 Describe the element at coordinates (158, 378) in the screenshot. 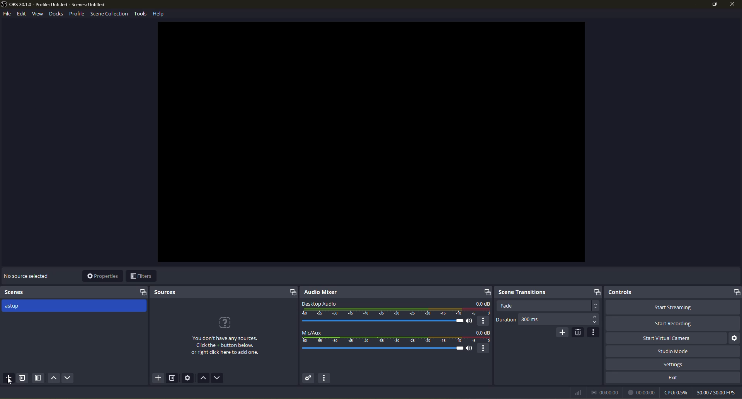

I see `add sources` at that location.